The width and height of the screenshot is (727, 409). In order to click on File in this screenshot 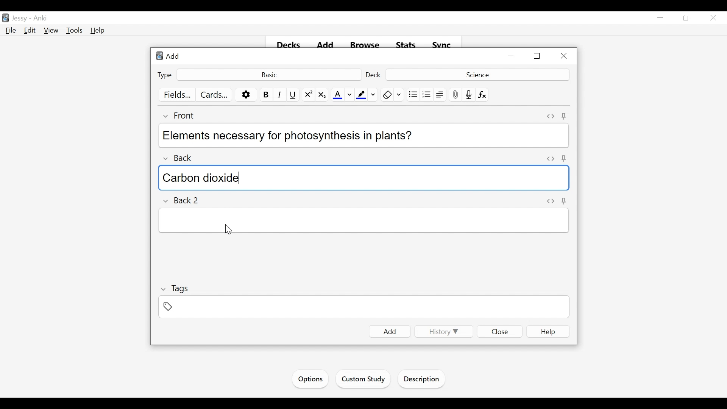, I will do `click(11, 31)`.